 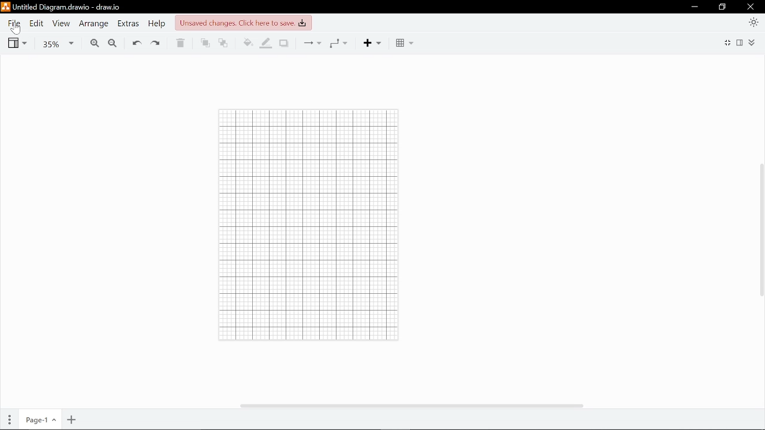 What do you see at coordinates (405, 43) in the screenshot?
I see `table` at bounding box center [405, 43].